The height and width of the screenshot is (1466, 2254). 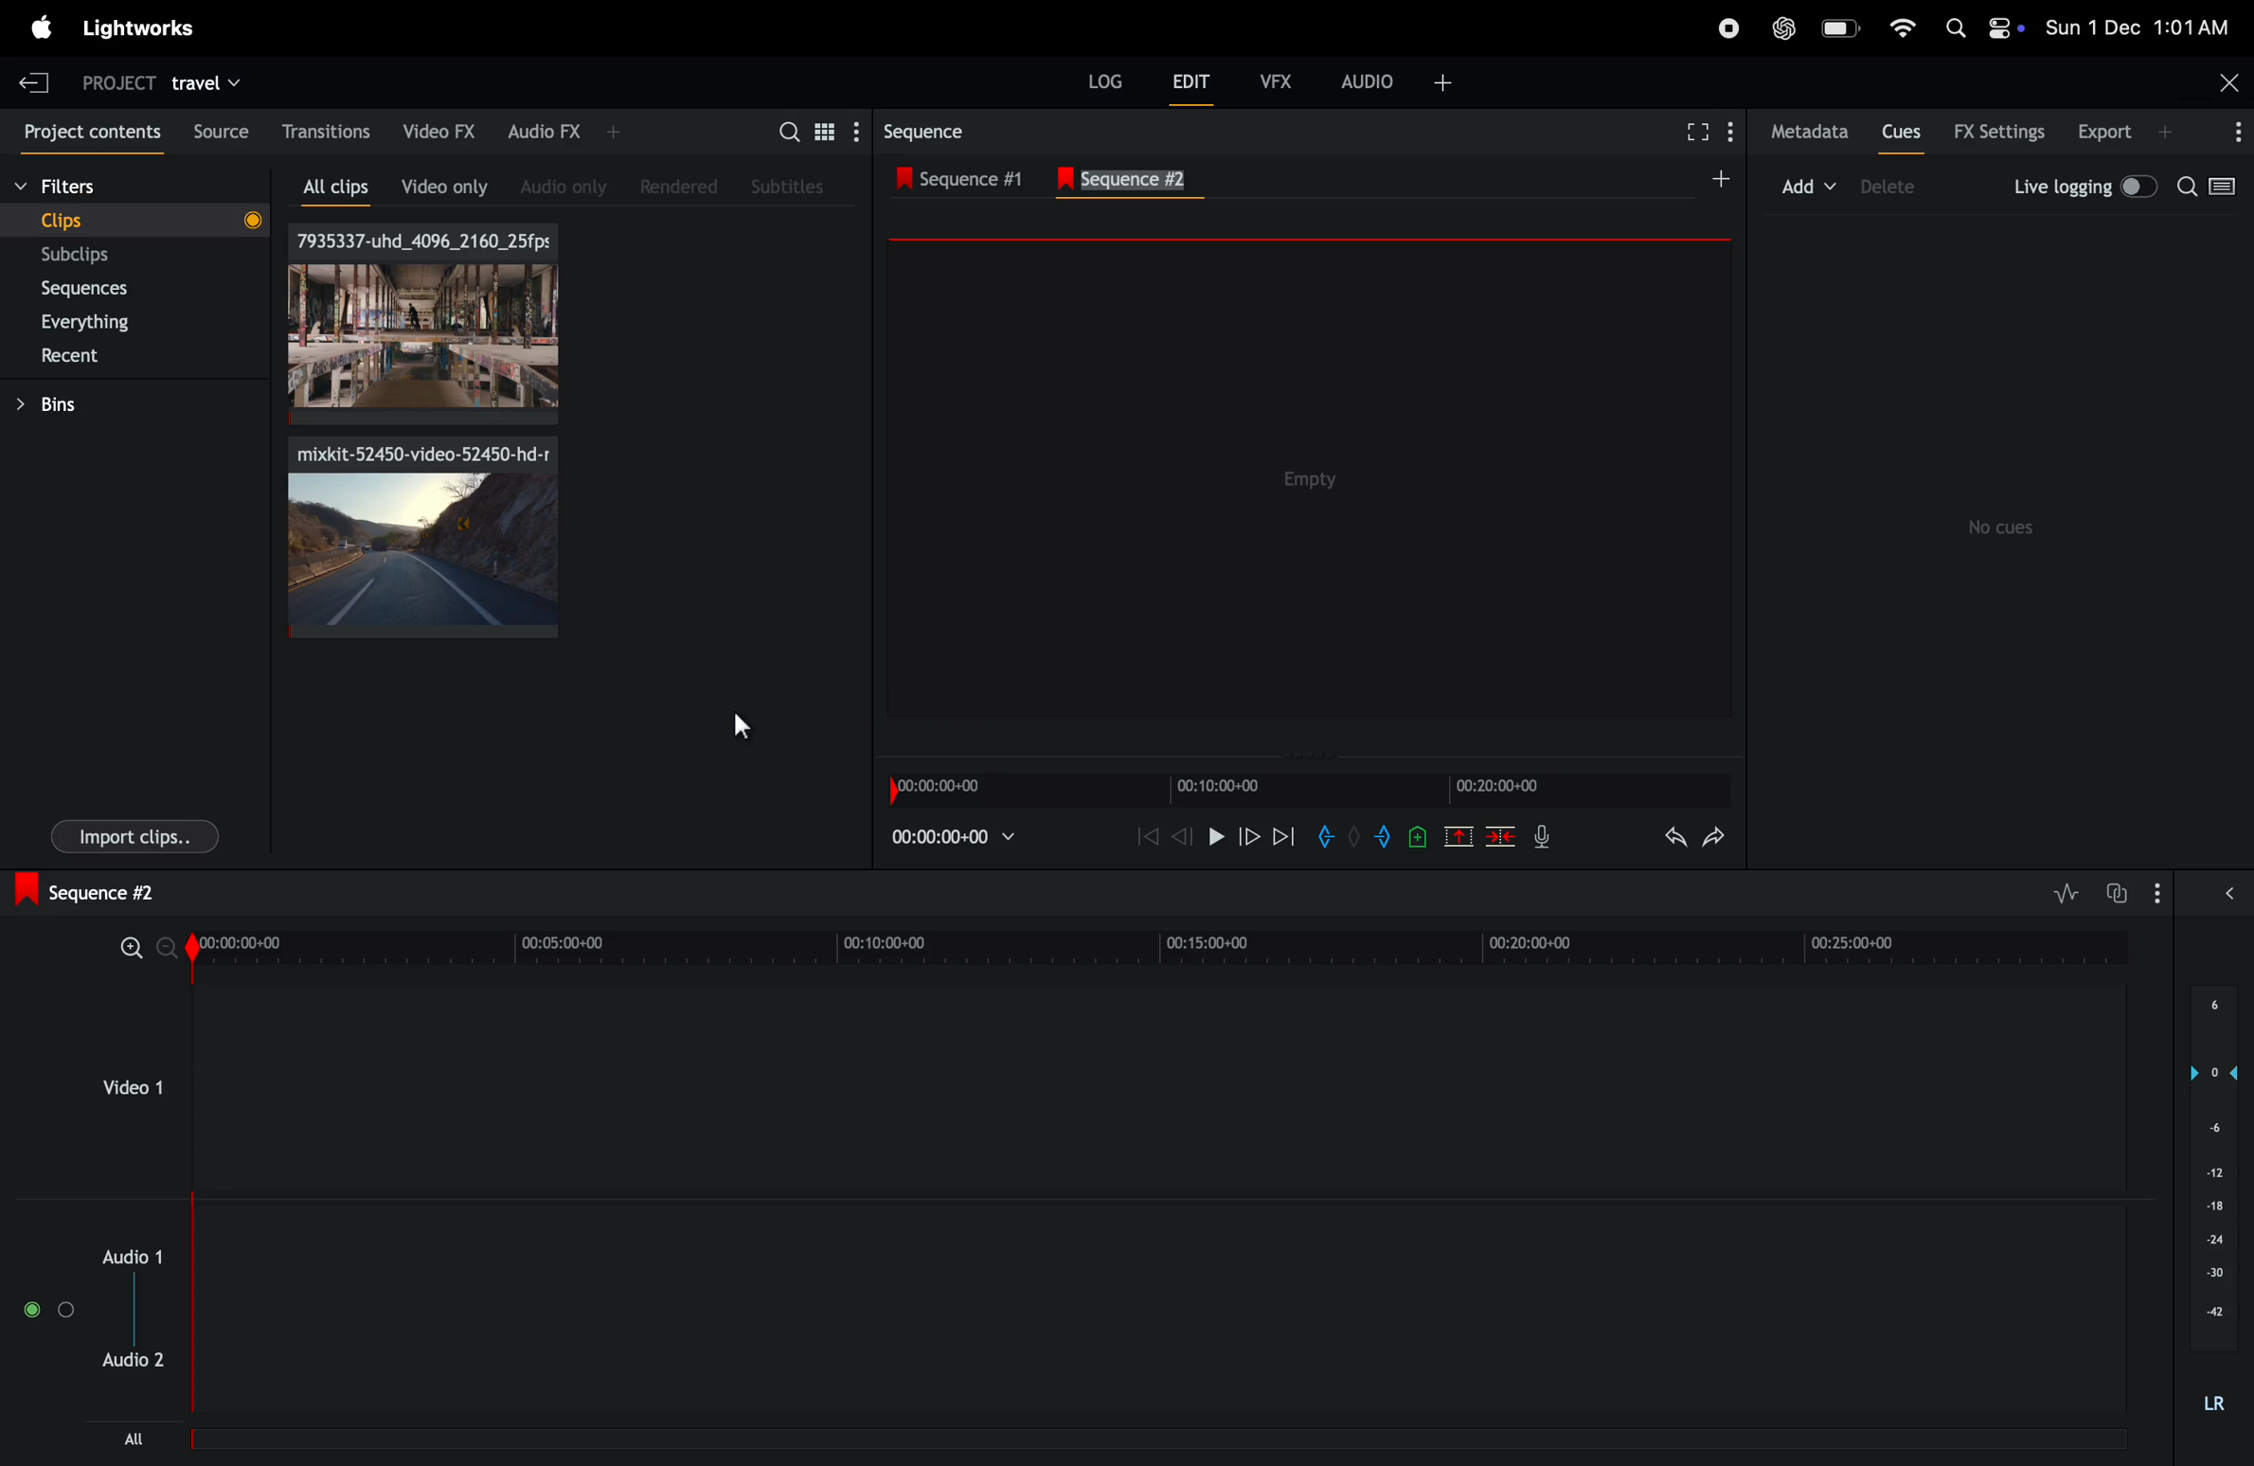 I want to click on show settings menu, so click(x=2161, y=892).